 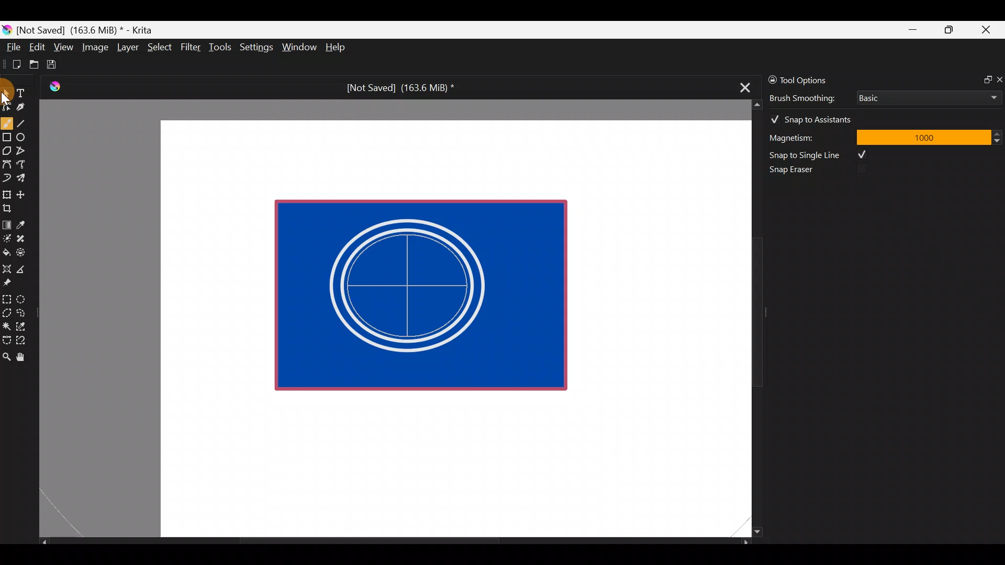 I want to click on Open an existing document, so click(x=35, y=66).